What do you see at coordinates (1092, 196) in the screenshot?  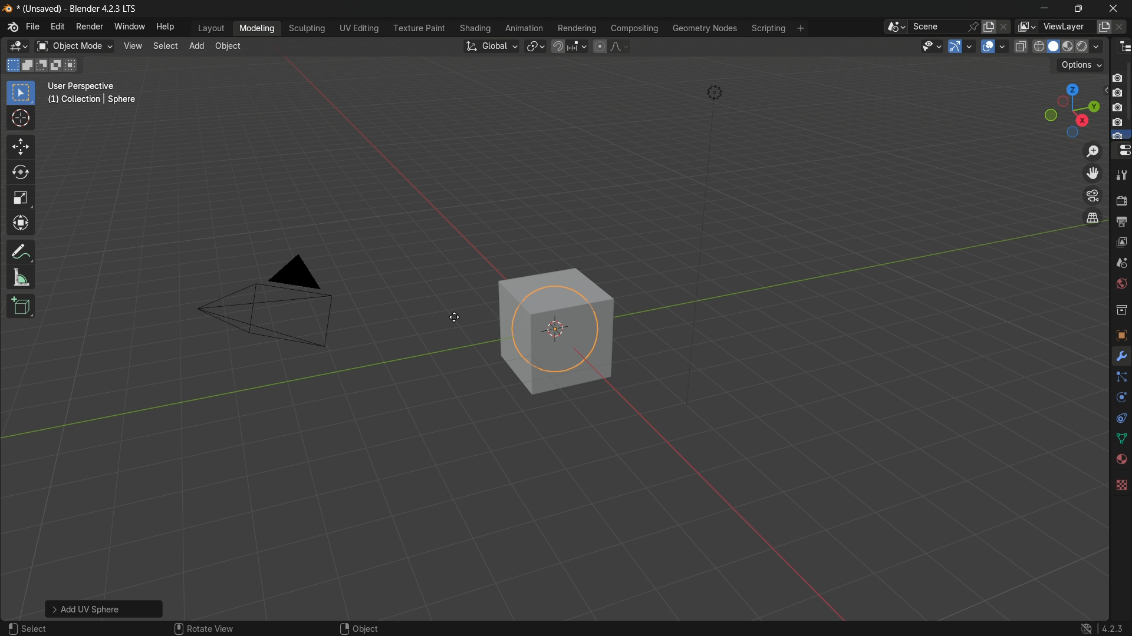 I see `toggle the camera view` at bounding box center [1092, 196].